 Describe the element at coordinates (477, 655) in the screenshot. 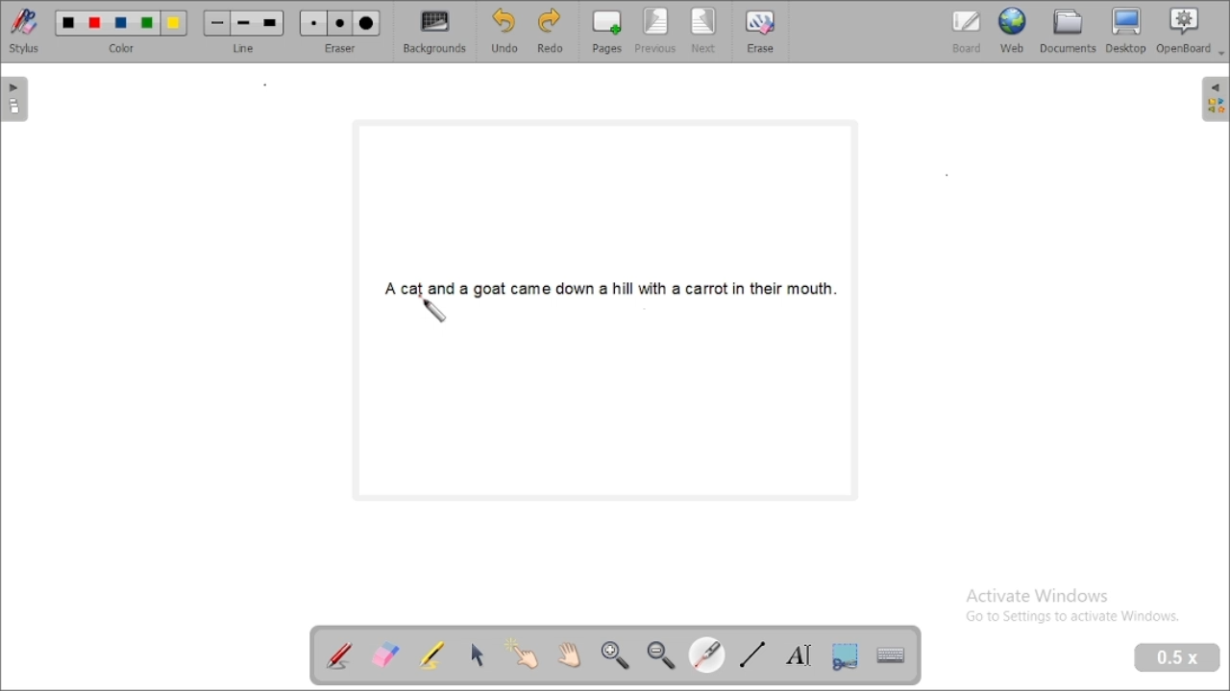

I see `select and modify objects` at that location.